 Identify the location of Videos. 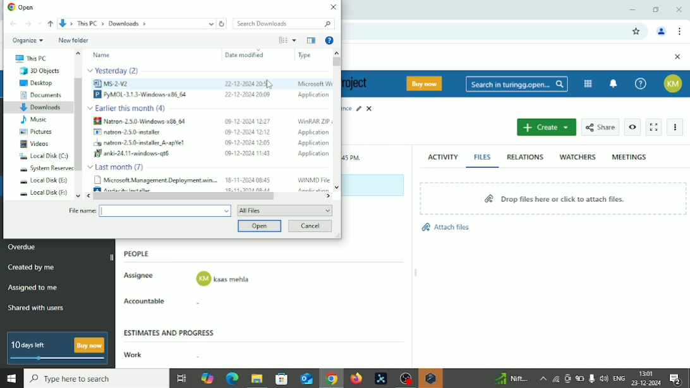
(35, 144).